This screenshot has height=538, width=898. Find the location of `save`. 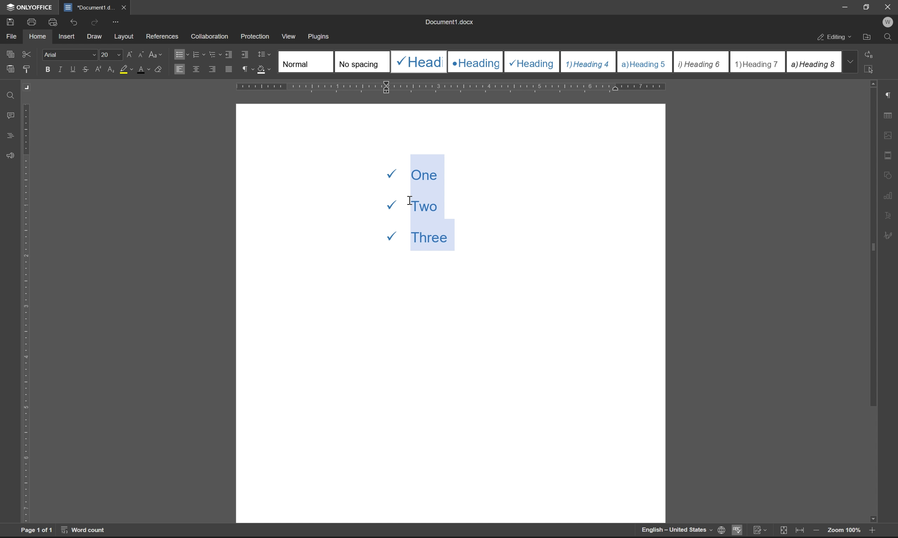

save is located at coordinates (8, 21).